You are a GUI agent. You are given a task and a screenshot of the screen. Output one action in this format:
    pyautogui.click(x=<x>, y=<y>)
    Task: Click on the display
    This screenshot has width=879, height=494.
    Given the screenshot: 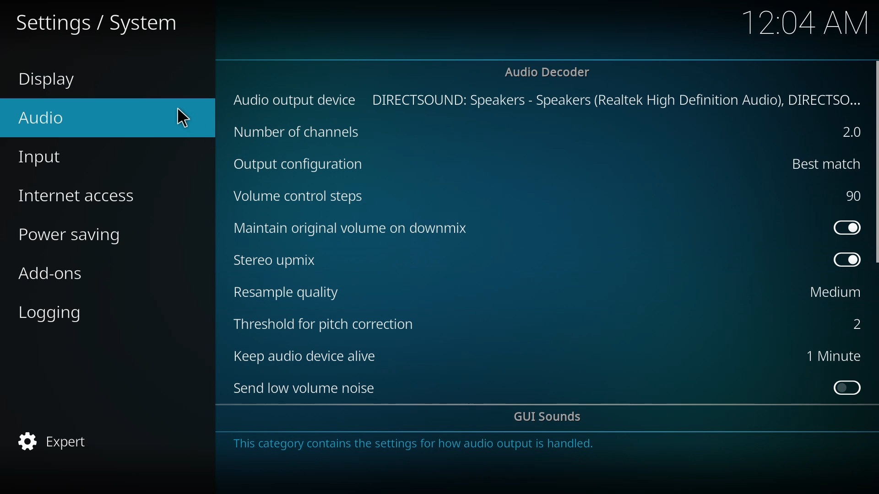 What is the action you would take?
    pyautogui.click(x=55, y=81)
    